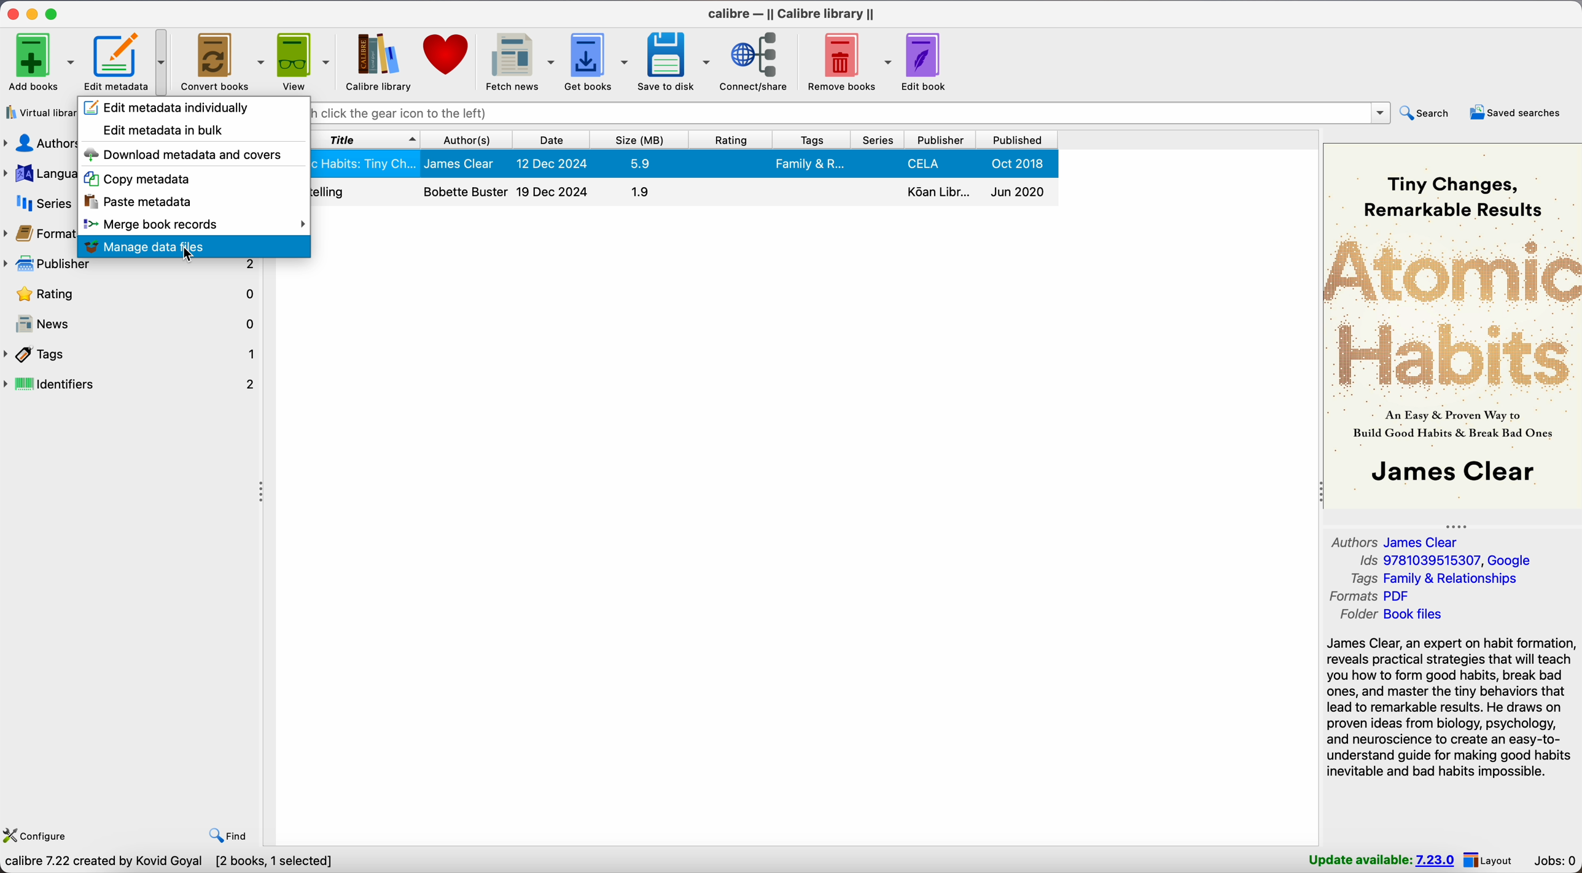 The image size is (1582, 873). What do you see at coordinates (367, 138) in the screenshot?
I see `title` at bounding box center [367, 138].